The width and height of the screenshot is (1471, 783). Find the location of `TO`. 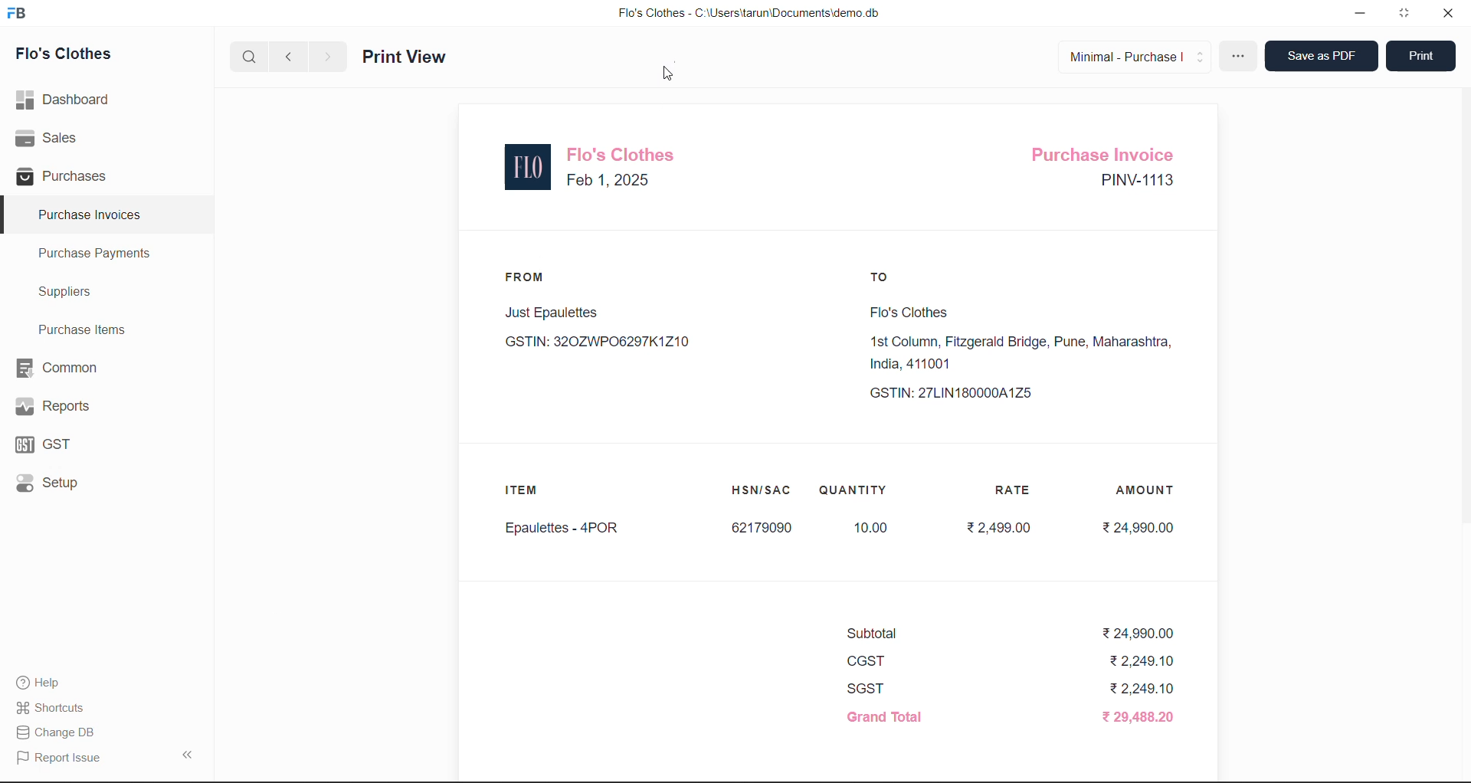

TO is located at coordinates (886, 281).